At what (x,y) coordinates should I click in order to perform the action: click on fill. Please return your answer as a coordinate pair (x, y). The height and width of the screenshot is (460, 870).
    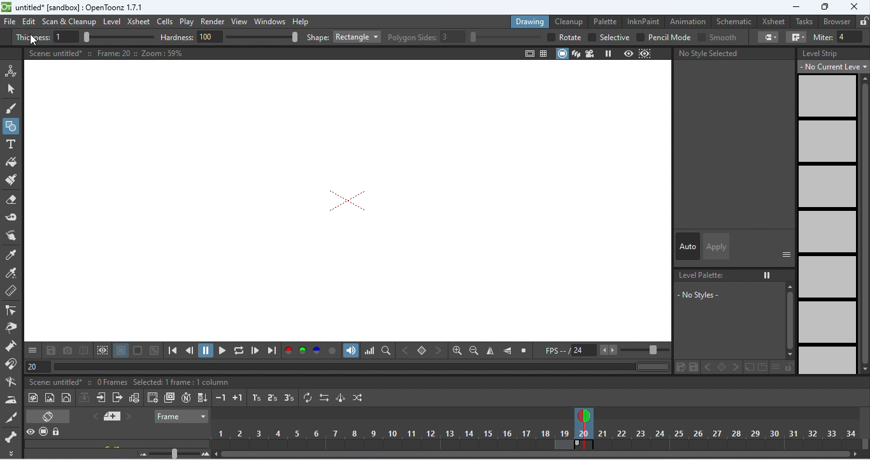
    Looking at the image, I should click on (10, 161).